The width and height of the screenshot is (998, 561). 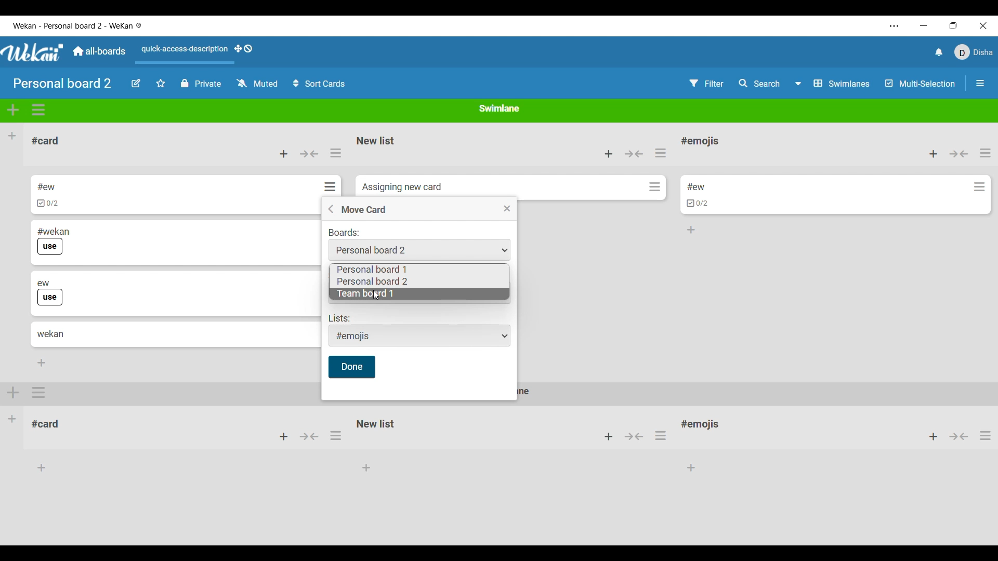 I want to click on Edit board, so click(x=136, y=83).